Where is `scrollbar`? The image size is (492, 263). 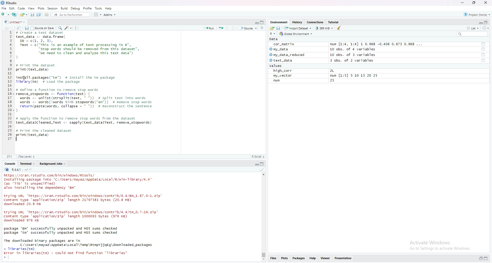
scrollbar is located at coordinates (263, 217).